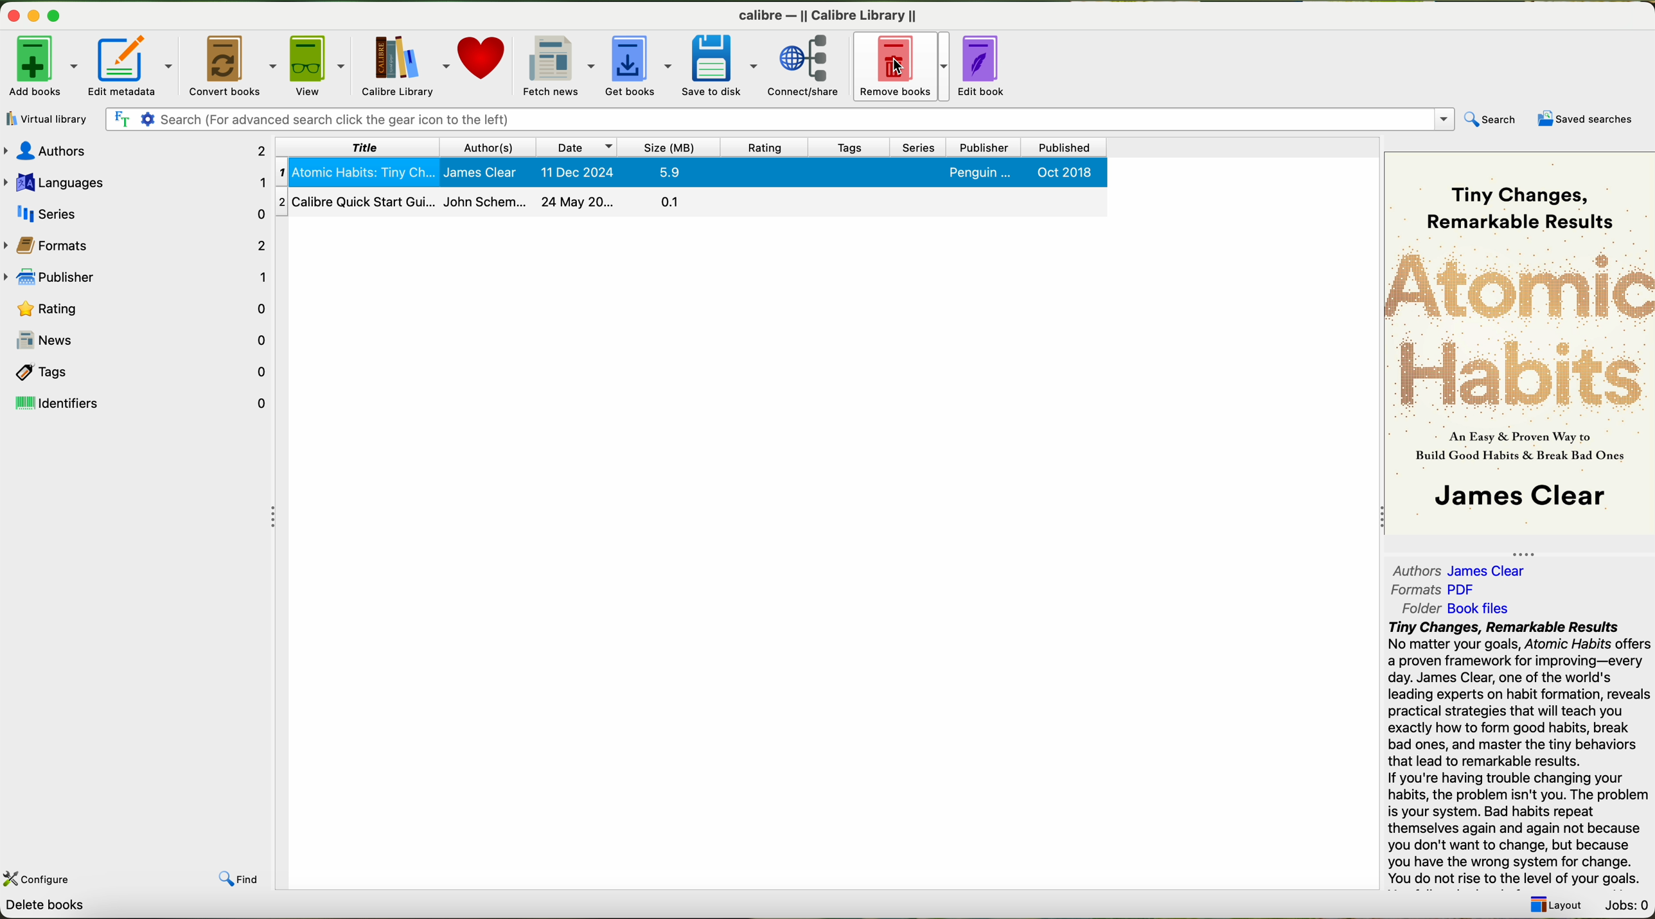  Describe the element at coordinates (134, 150) in the screenshot. I see `authors` at that location.